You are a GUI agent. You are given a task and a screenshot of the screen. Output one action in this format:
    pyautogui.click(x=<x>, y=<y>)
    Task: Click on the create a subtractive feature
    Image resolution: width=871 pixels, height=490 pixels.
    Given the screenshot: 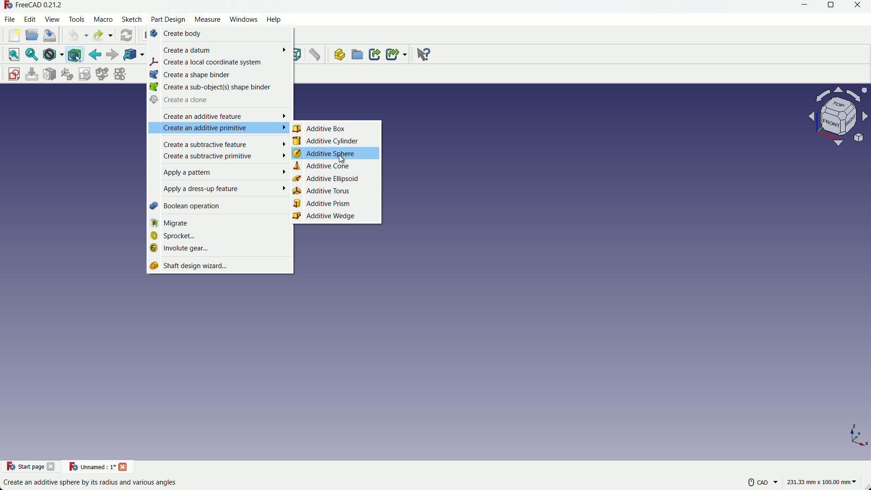 What is the action you would take?
    pyautogui.click(x=217, y=143)
    